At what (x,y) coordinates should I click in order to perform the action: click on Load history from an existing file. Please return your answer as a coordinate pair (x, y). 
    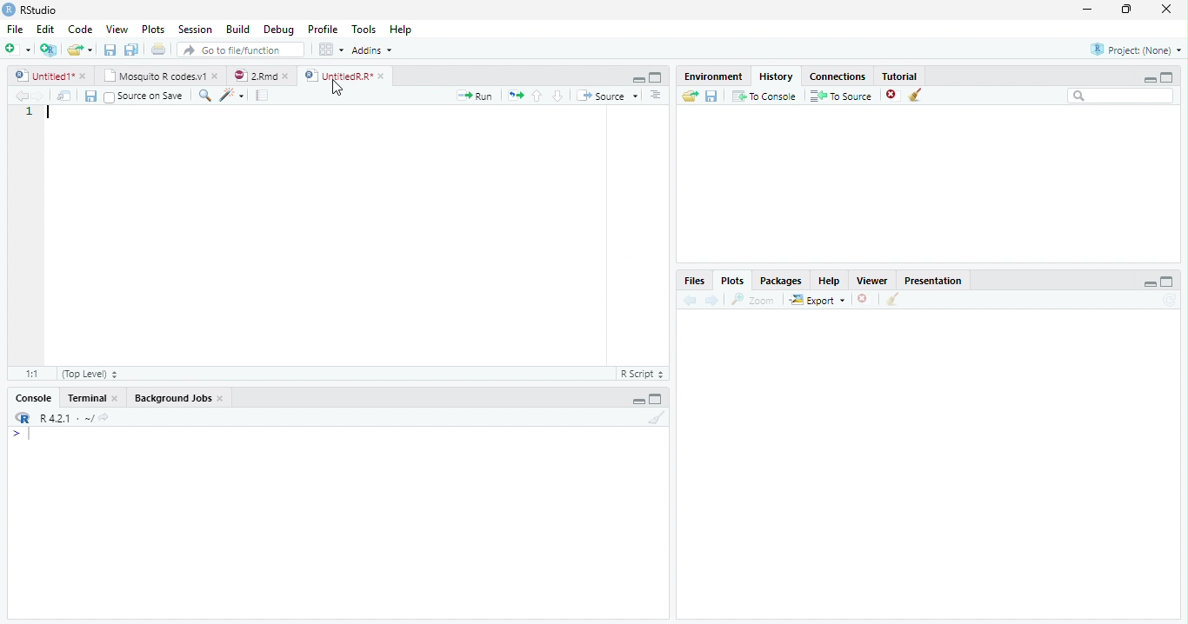
    Looking at the image, I should click on (690, 96).